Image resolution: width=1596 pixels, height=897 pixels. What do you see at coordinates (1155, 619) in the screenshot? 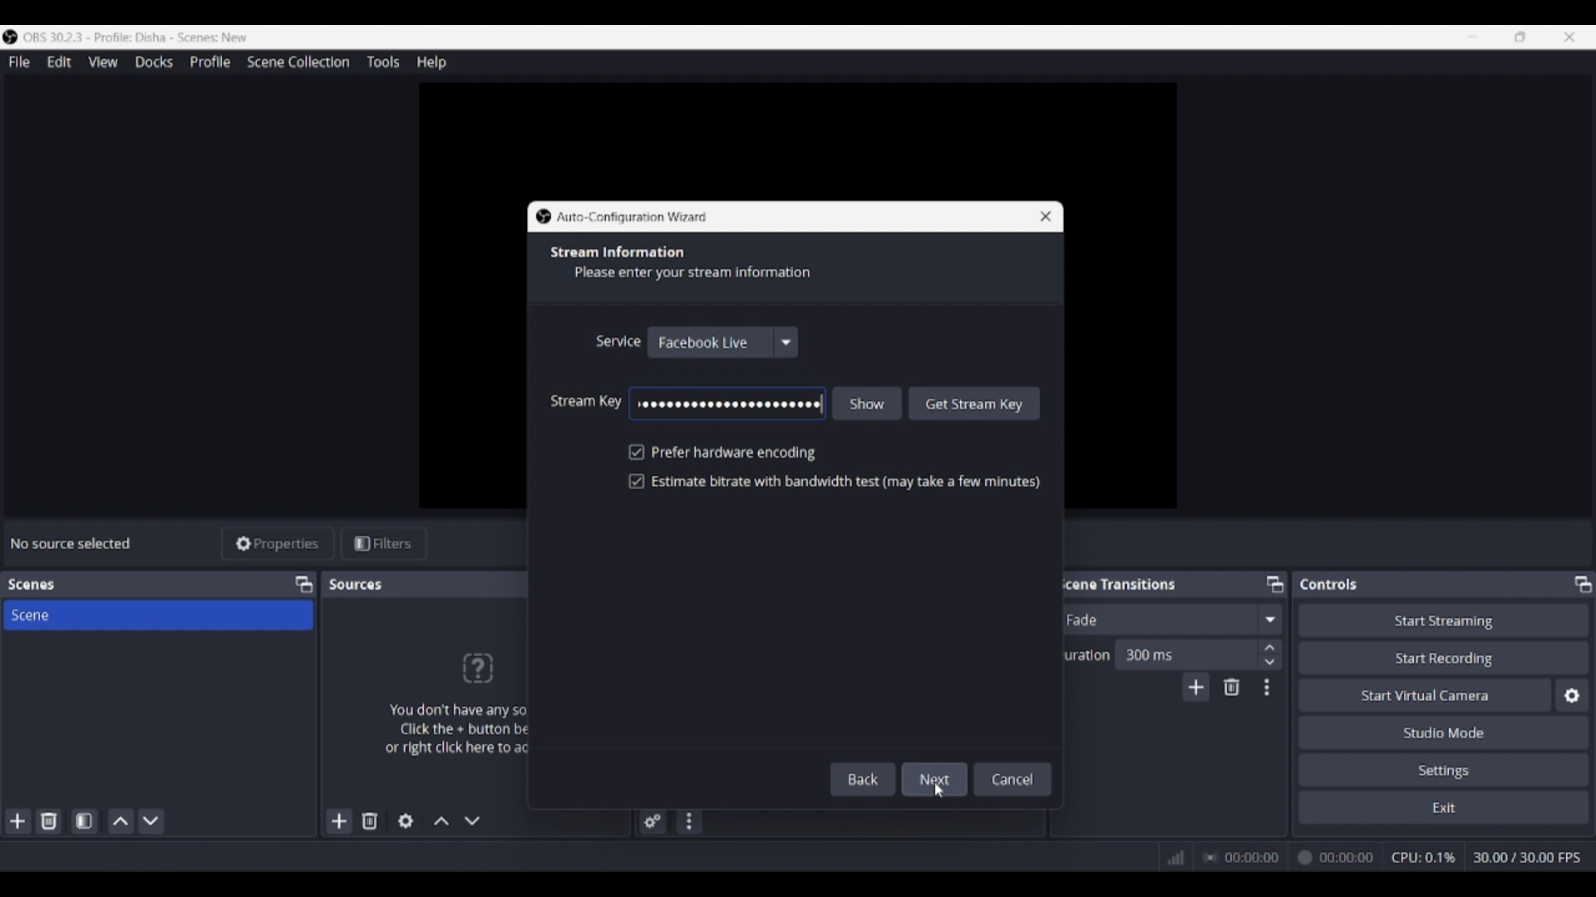
I see `Current fade` at bounding box center [1155, 619].